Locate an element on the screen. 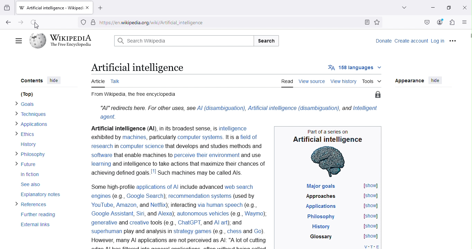 The width and height of the screenshot is (472, 249). Artificial intelligence is located at coordinates (141, 67).